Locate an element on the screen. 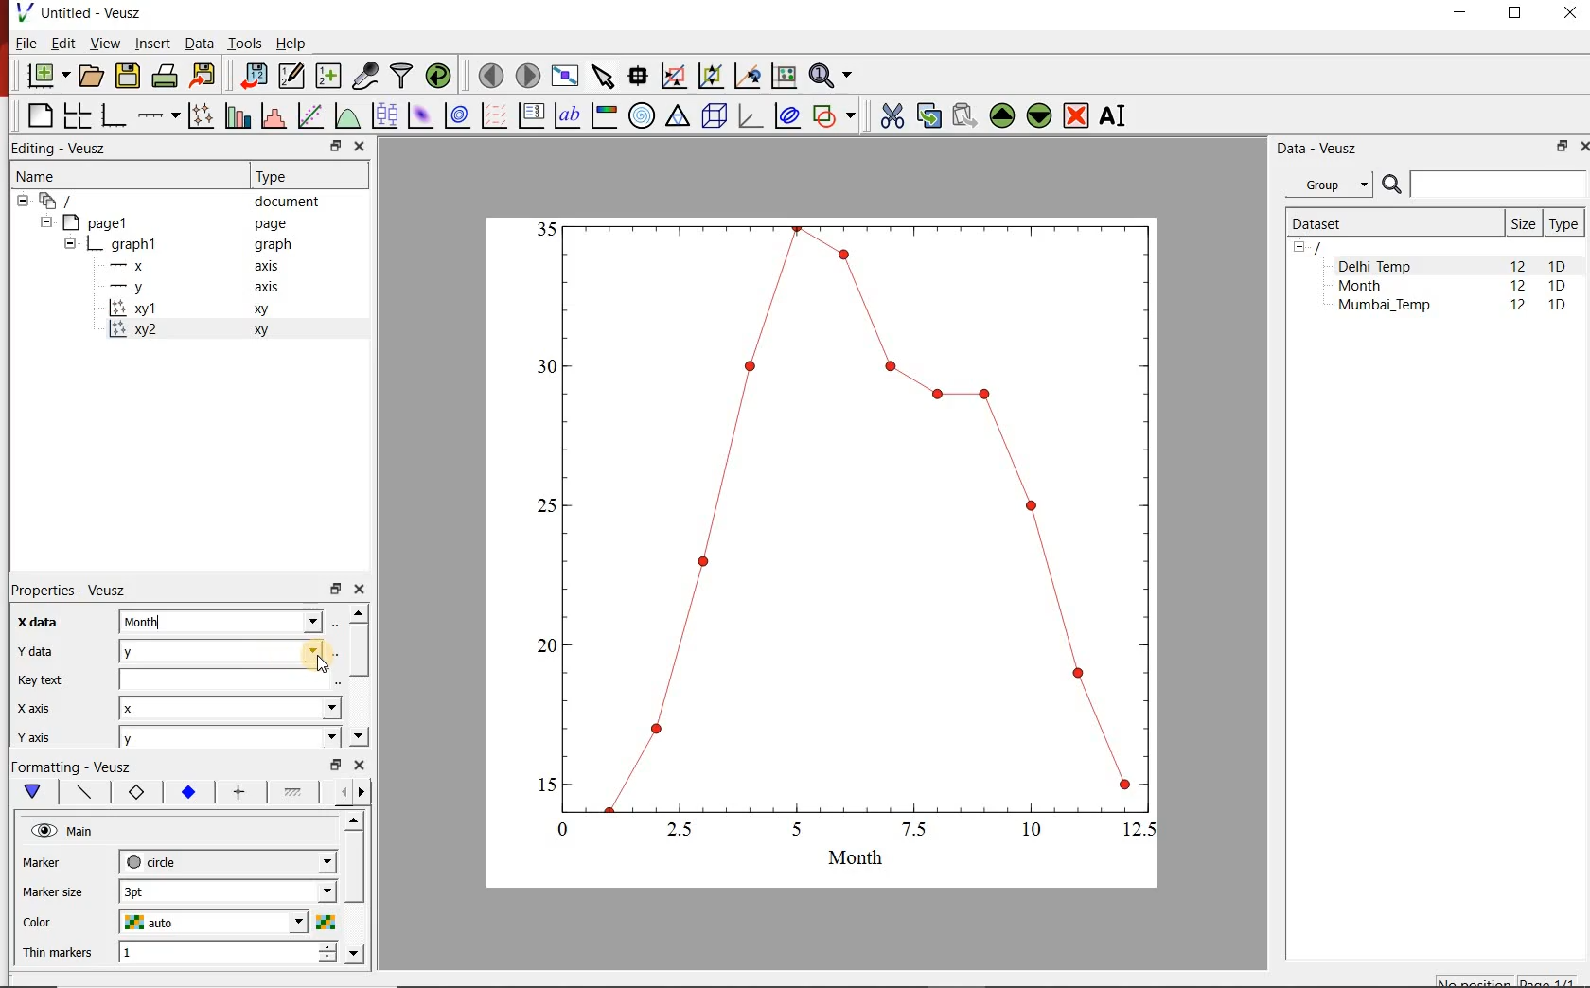 Image resolution: width=1590 pixels, height=988 pixels. save the document is located at coordinates (127, 77).